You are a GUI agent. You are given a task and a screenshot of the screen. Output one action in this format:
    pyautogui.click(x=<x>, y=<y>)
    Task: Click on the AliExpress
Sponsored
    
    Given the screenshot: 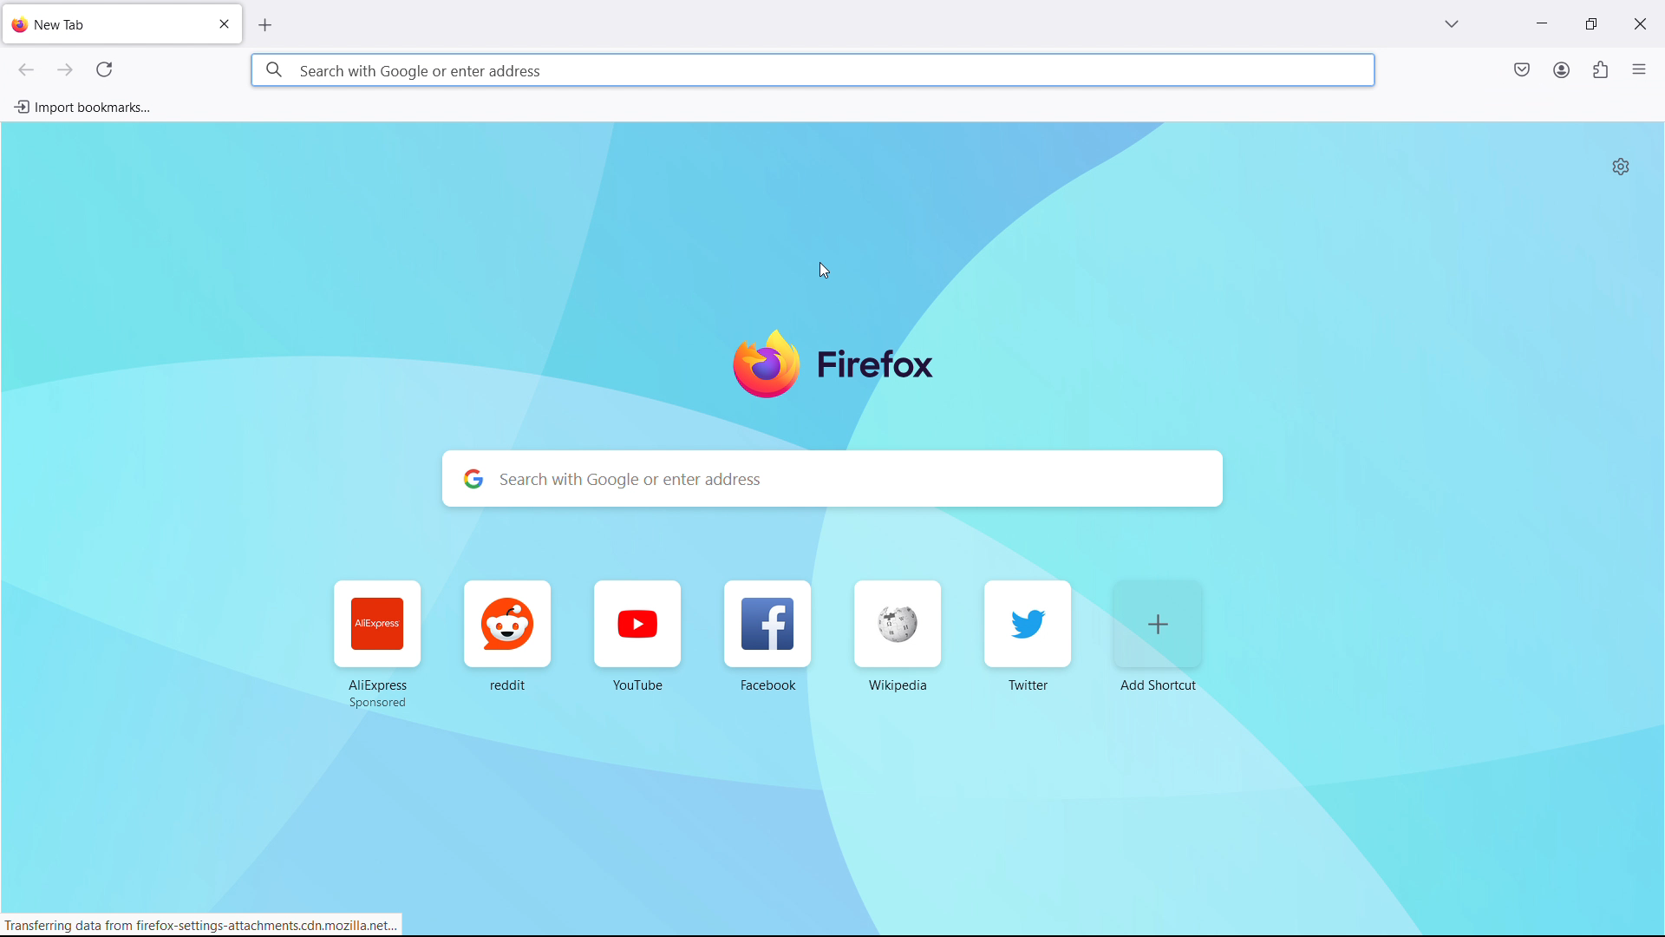 What is the action you would take?
    pyautogui.click(x=379, y=646)
    